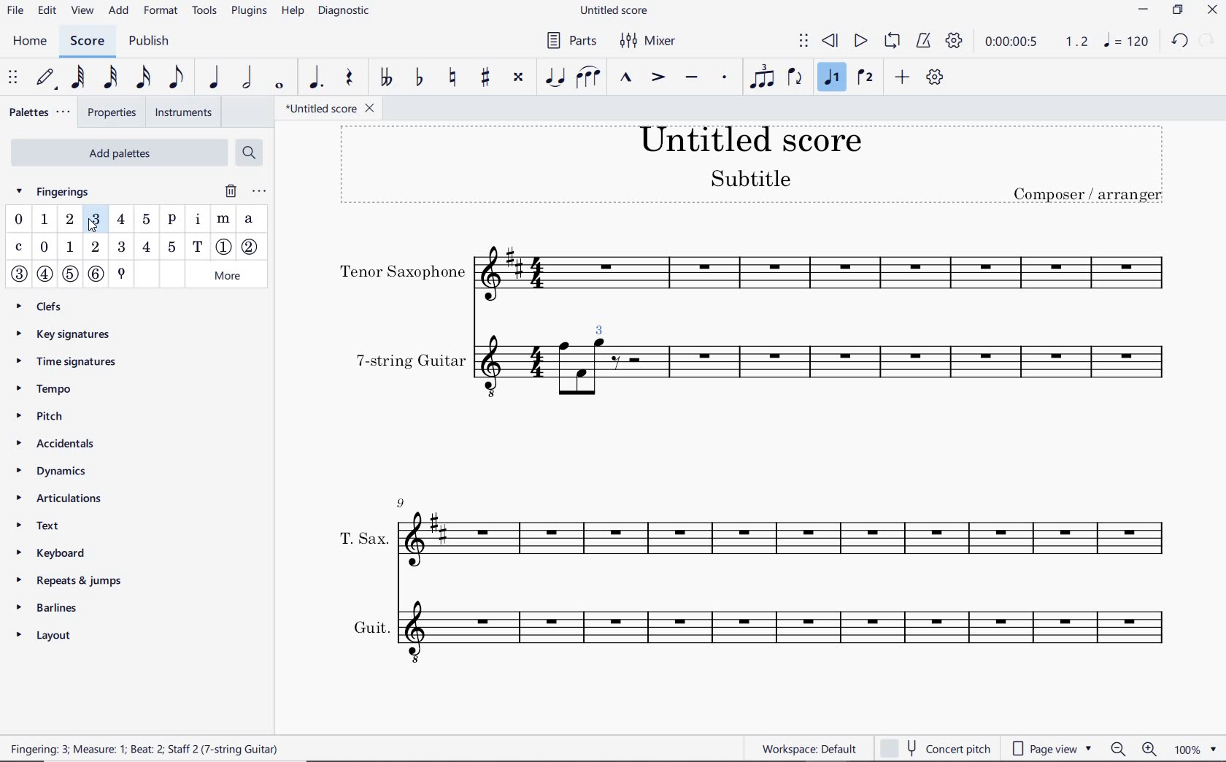  I want to click on 64TH NOTE, so click(77, 78).